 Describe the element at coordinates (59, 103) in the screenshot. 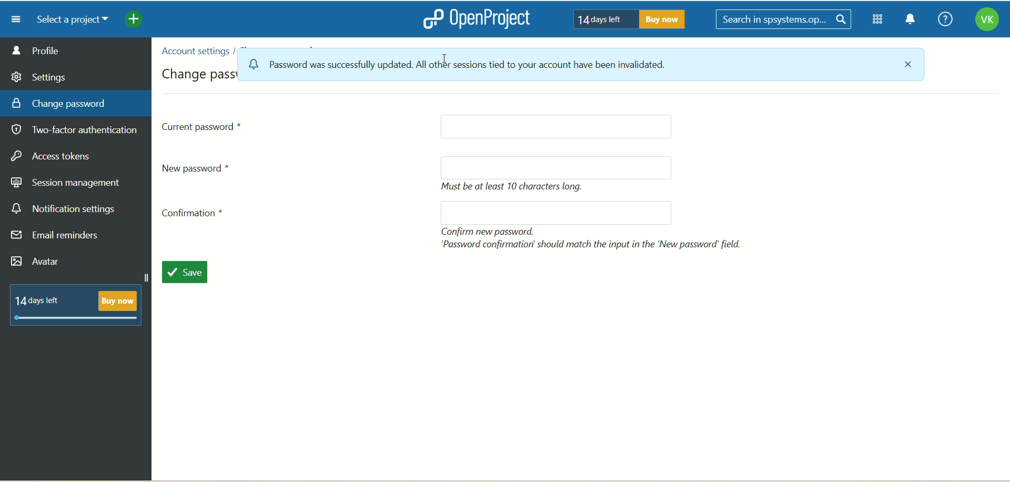

I see `change password` at that location.